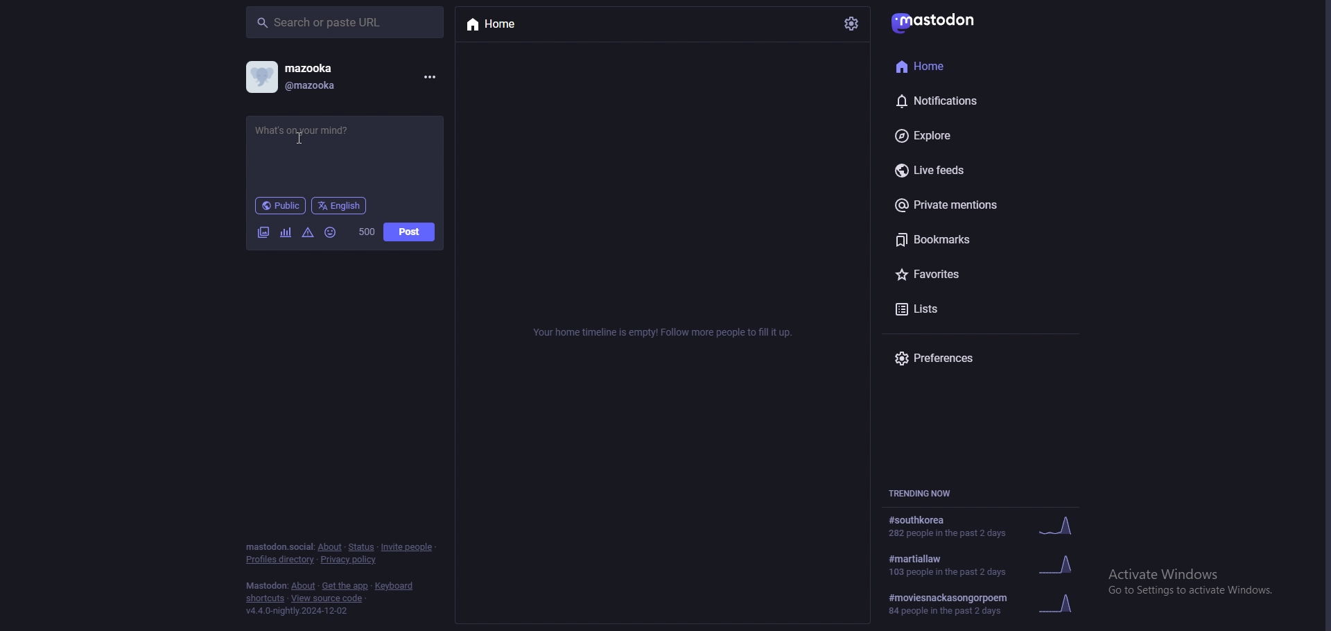 The height and width of the screenshot is (631, 1331). What do you see at coordinates (408, 547) in the screenshot?
I see `invite people` at bounding box center [408, 547].